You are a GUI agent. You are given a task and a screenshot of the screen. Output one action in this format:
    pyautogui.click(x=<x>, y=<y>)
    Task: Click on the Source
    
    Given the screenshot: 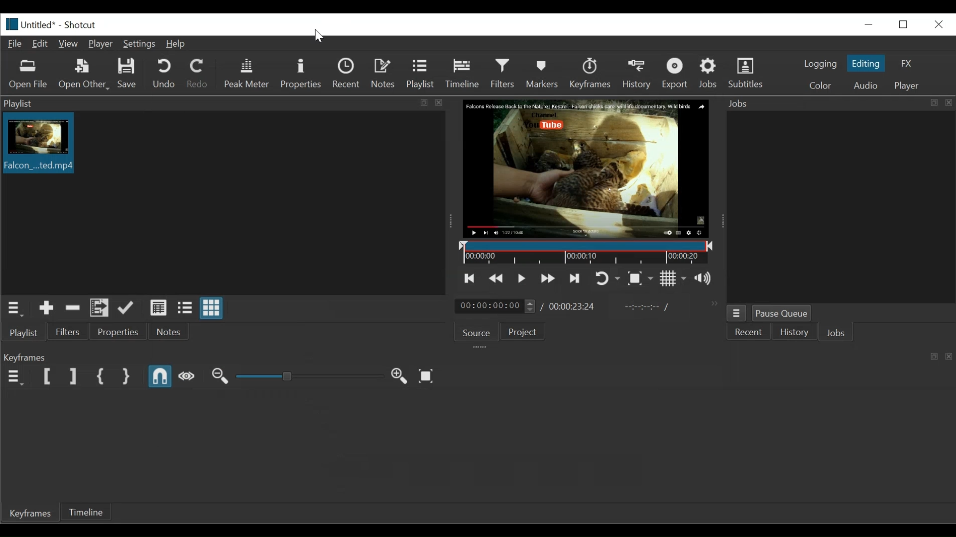 What is the action you would take?
    pyautogui.click(x=479, y=333)
    